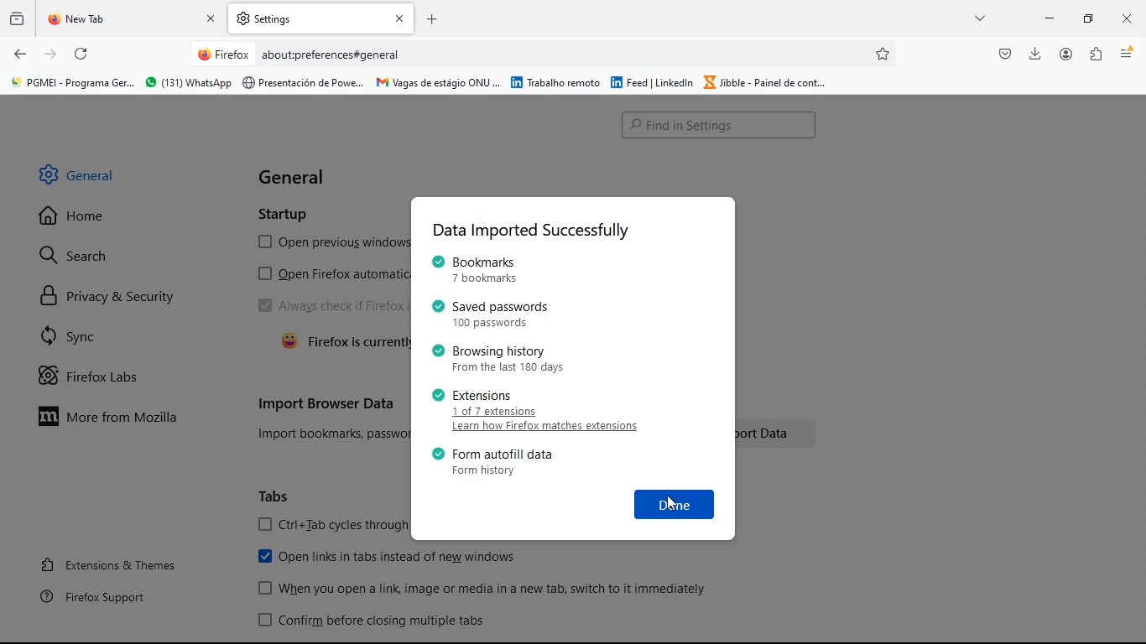 This screenshot has width=1146, height=644. I want to click on general, so click(93, 174).